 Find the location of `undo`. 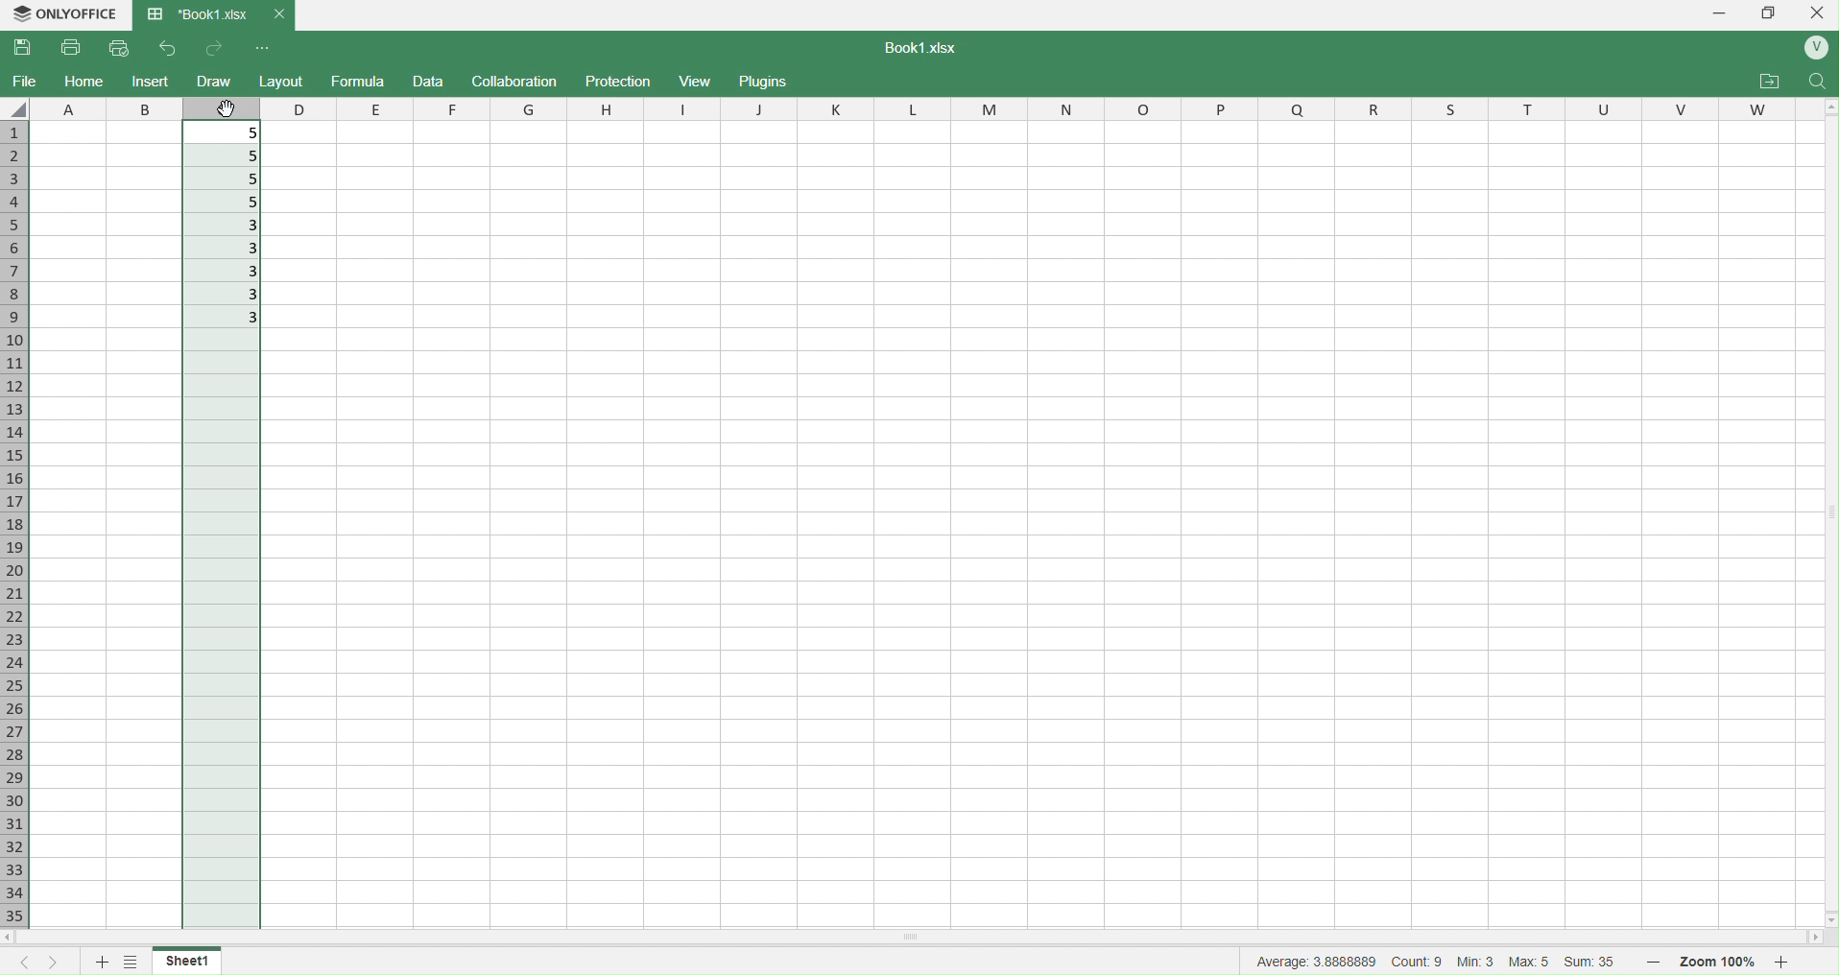

undo is located at coordinates (158, 49).